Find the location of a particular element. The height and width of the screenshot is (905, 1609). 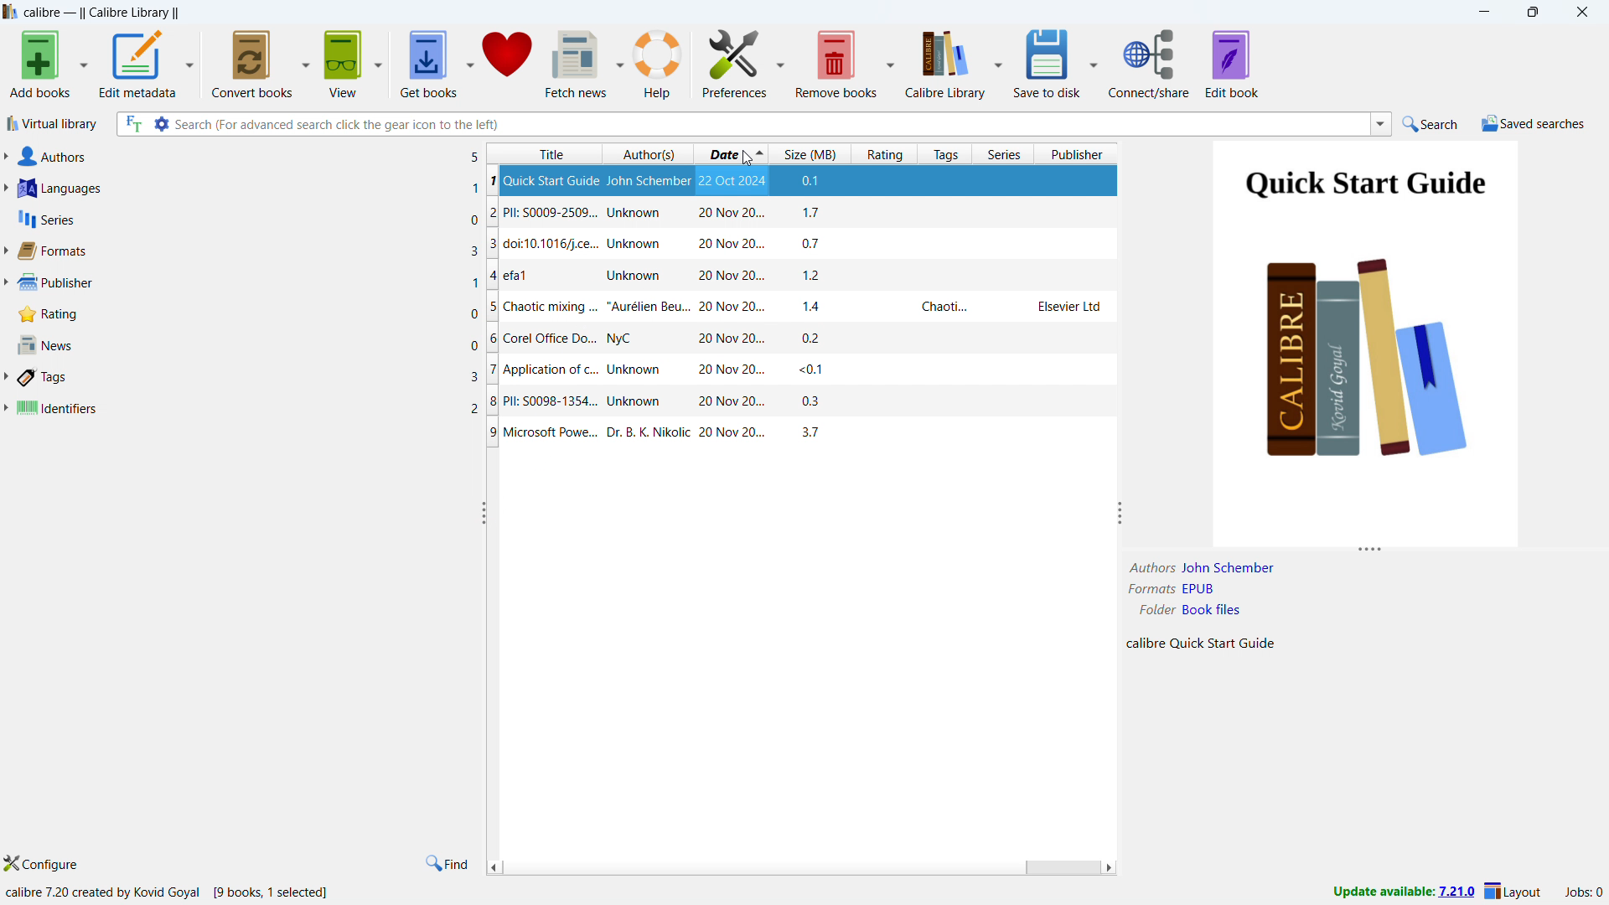

1.2 is located at coordinates (819, 245).